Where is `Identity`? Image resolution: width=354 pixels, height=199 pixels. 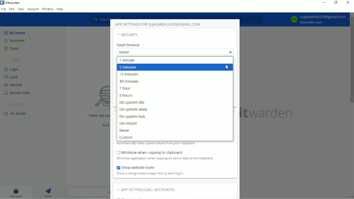
Identity is located at coordinates (14, 85).